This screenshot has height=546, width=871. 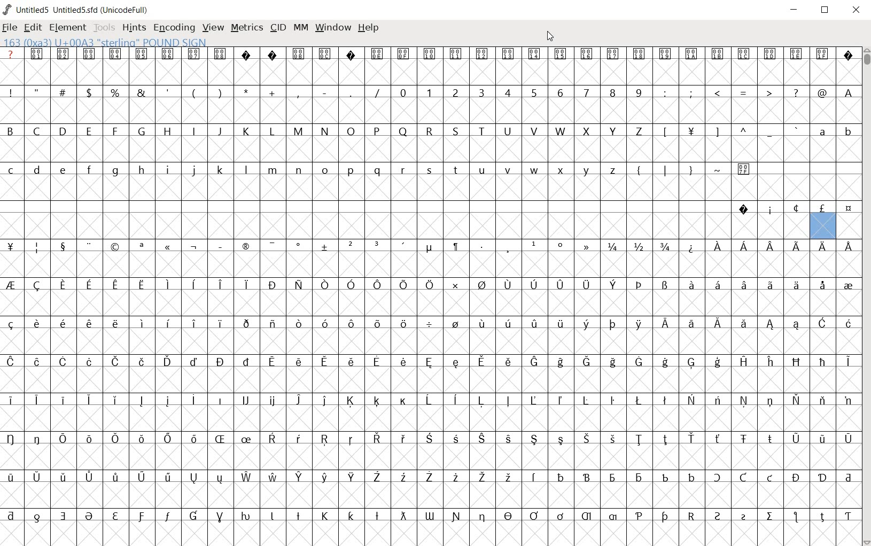 What do you see at coordinates (481, 402) in the screenshot?
I see `Symbol` at bounding box center [481, 402].